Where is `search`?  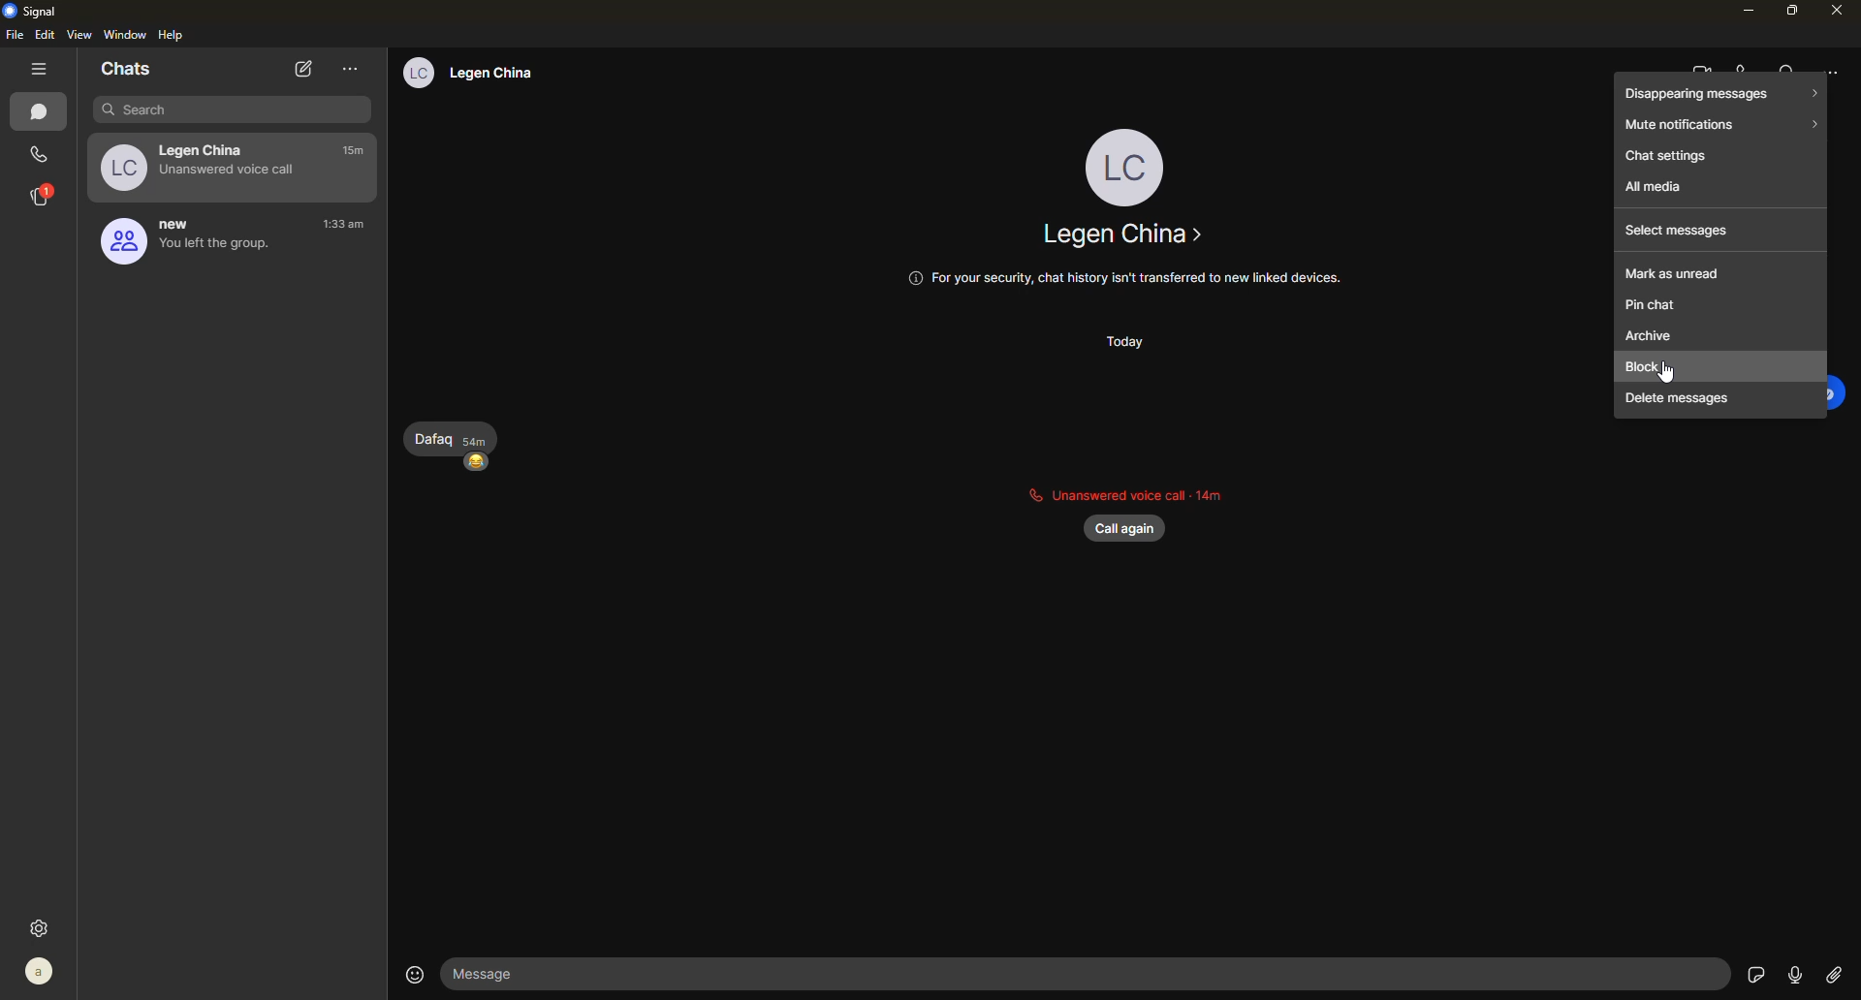 search is located at coordinates (1786, 73).